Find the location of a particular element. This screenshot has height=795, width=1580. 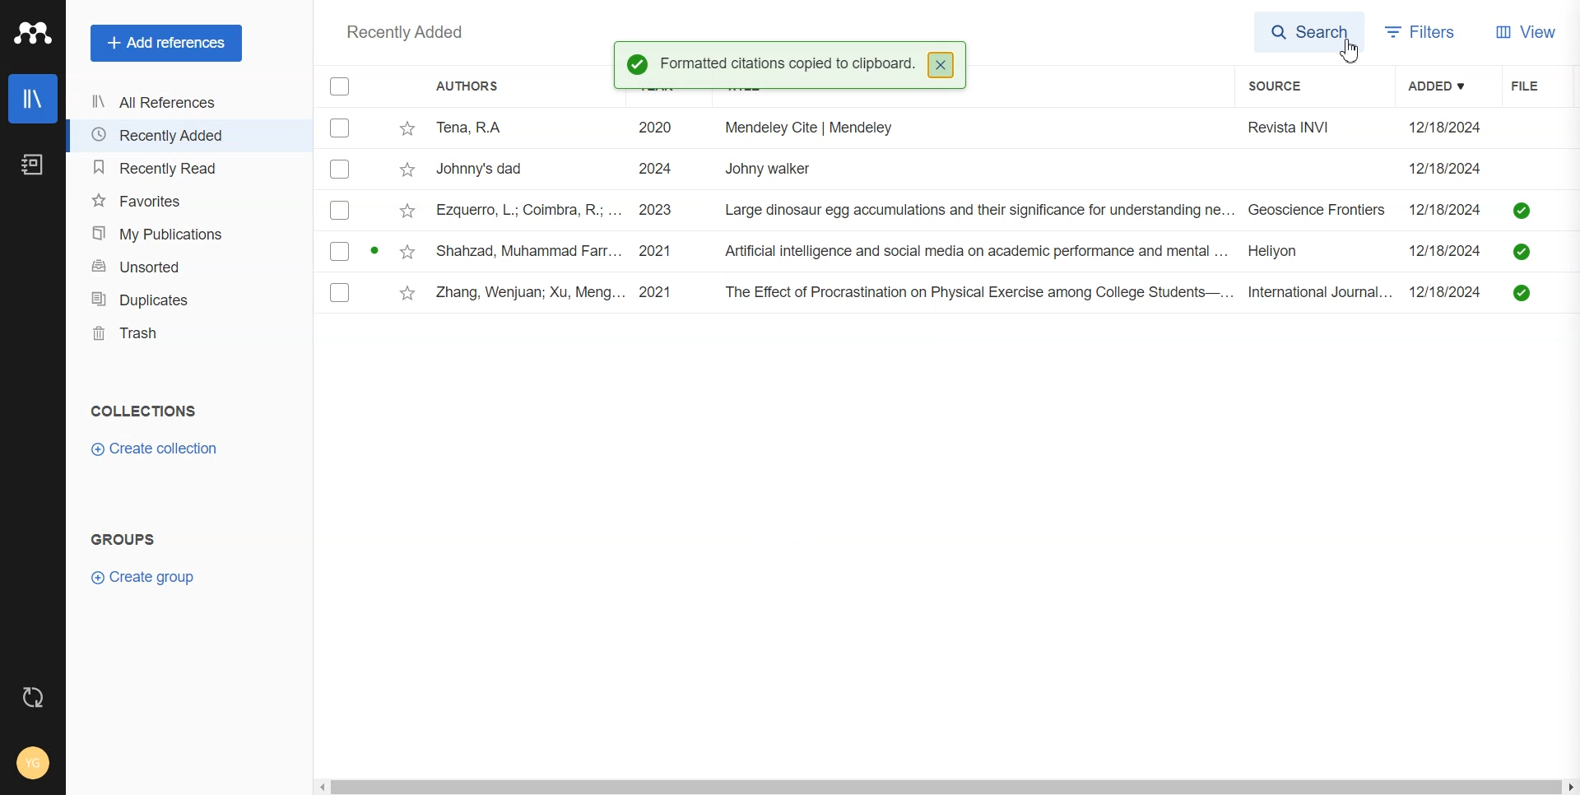

saved is located at coordinates (1522, 210).